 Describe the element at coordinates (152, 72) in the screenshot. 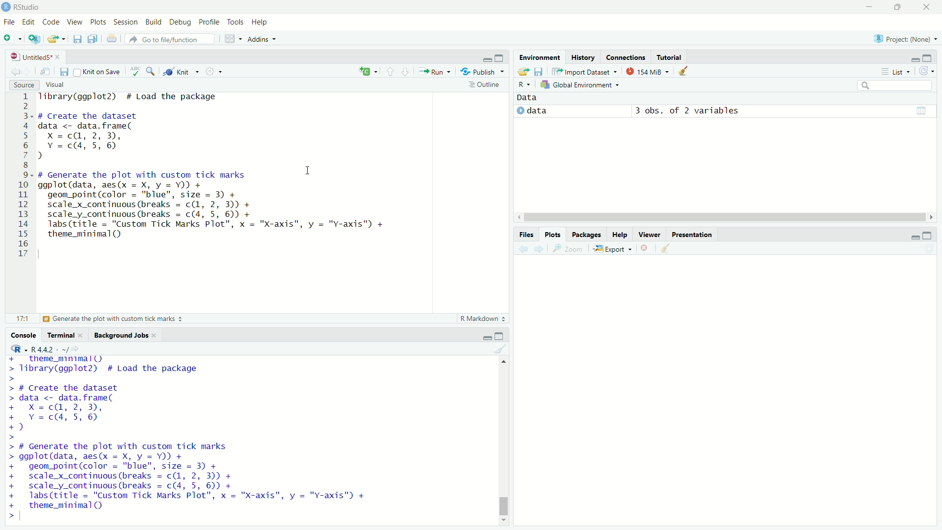

I see `find/replace` at that location.